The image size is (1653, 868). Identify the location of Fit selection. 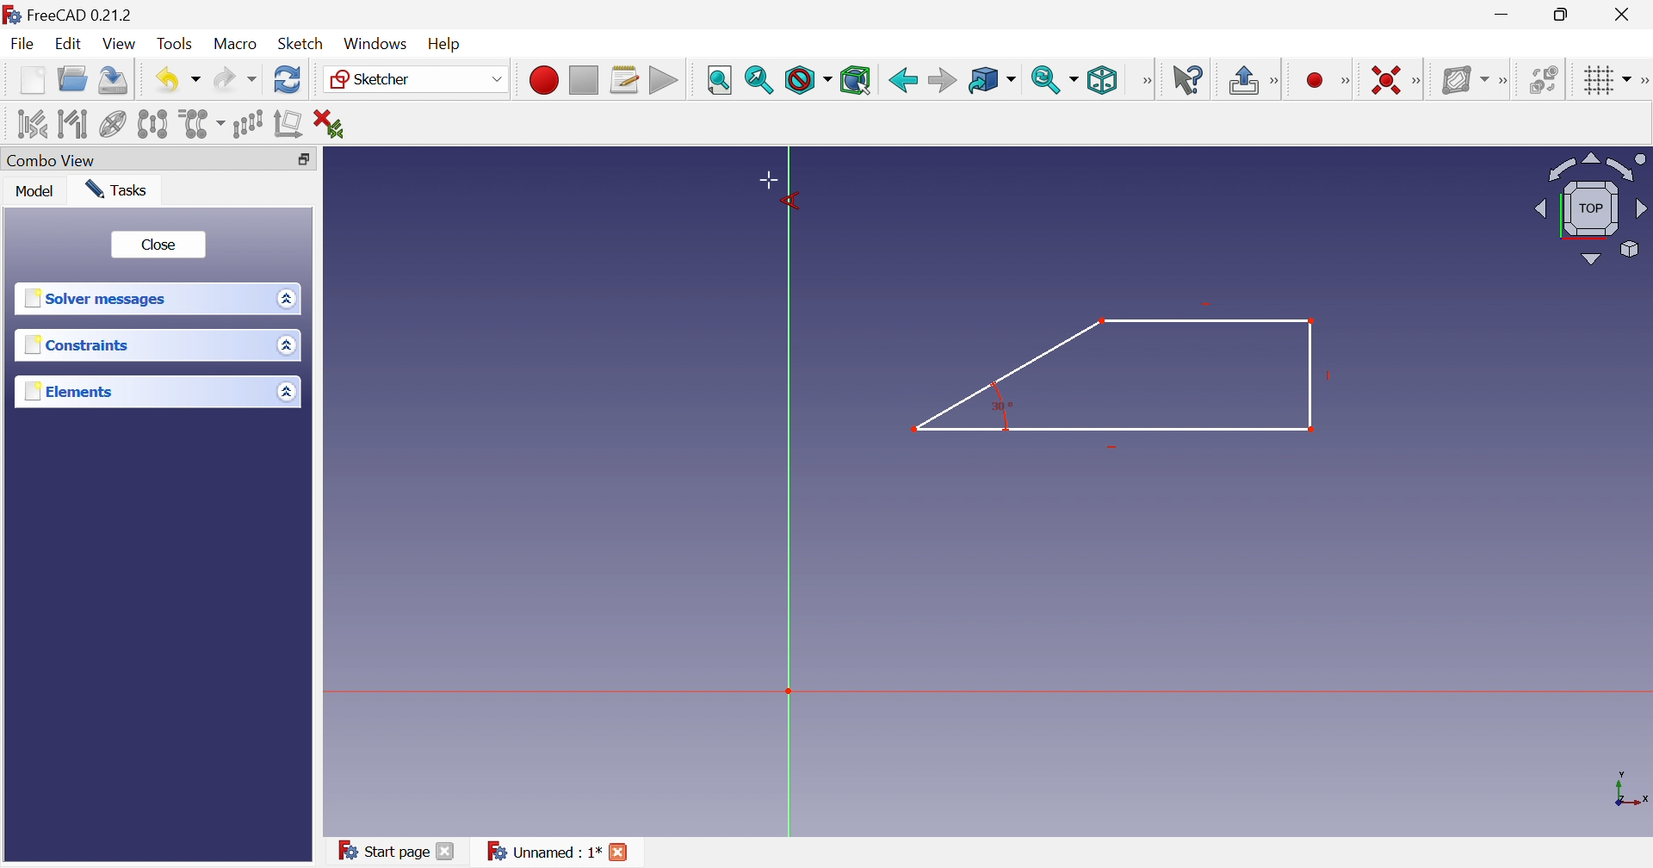
(760, 82).